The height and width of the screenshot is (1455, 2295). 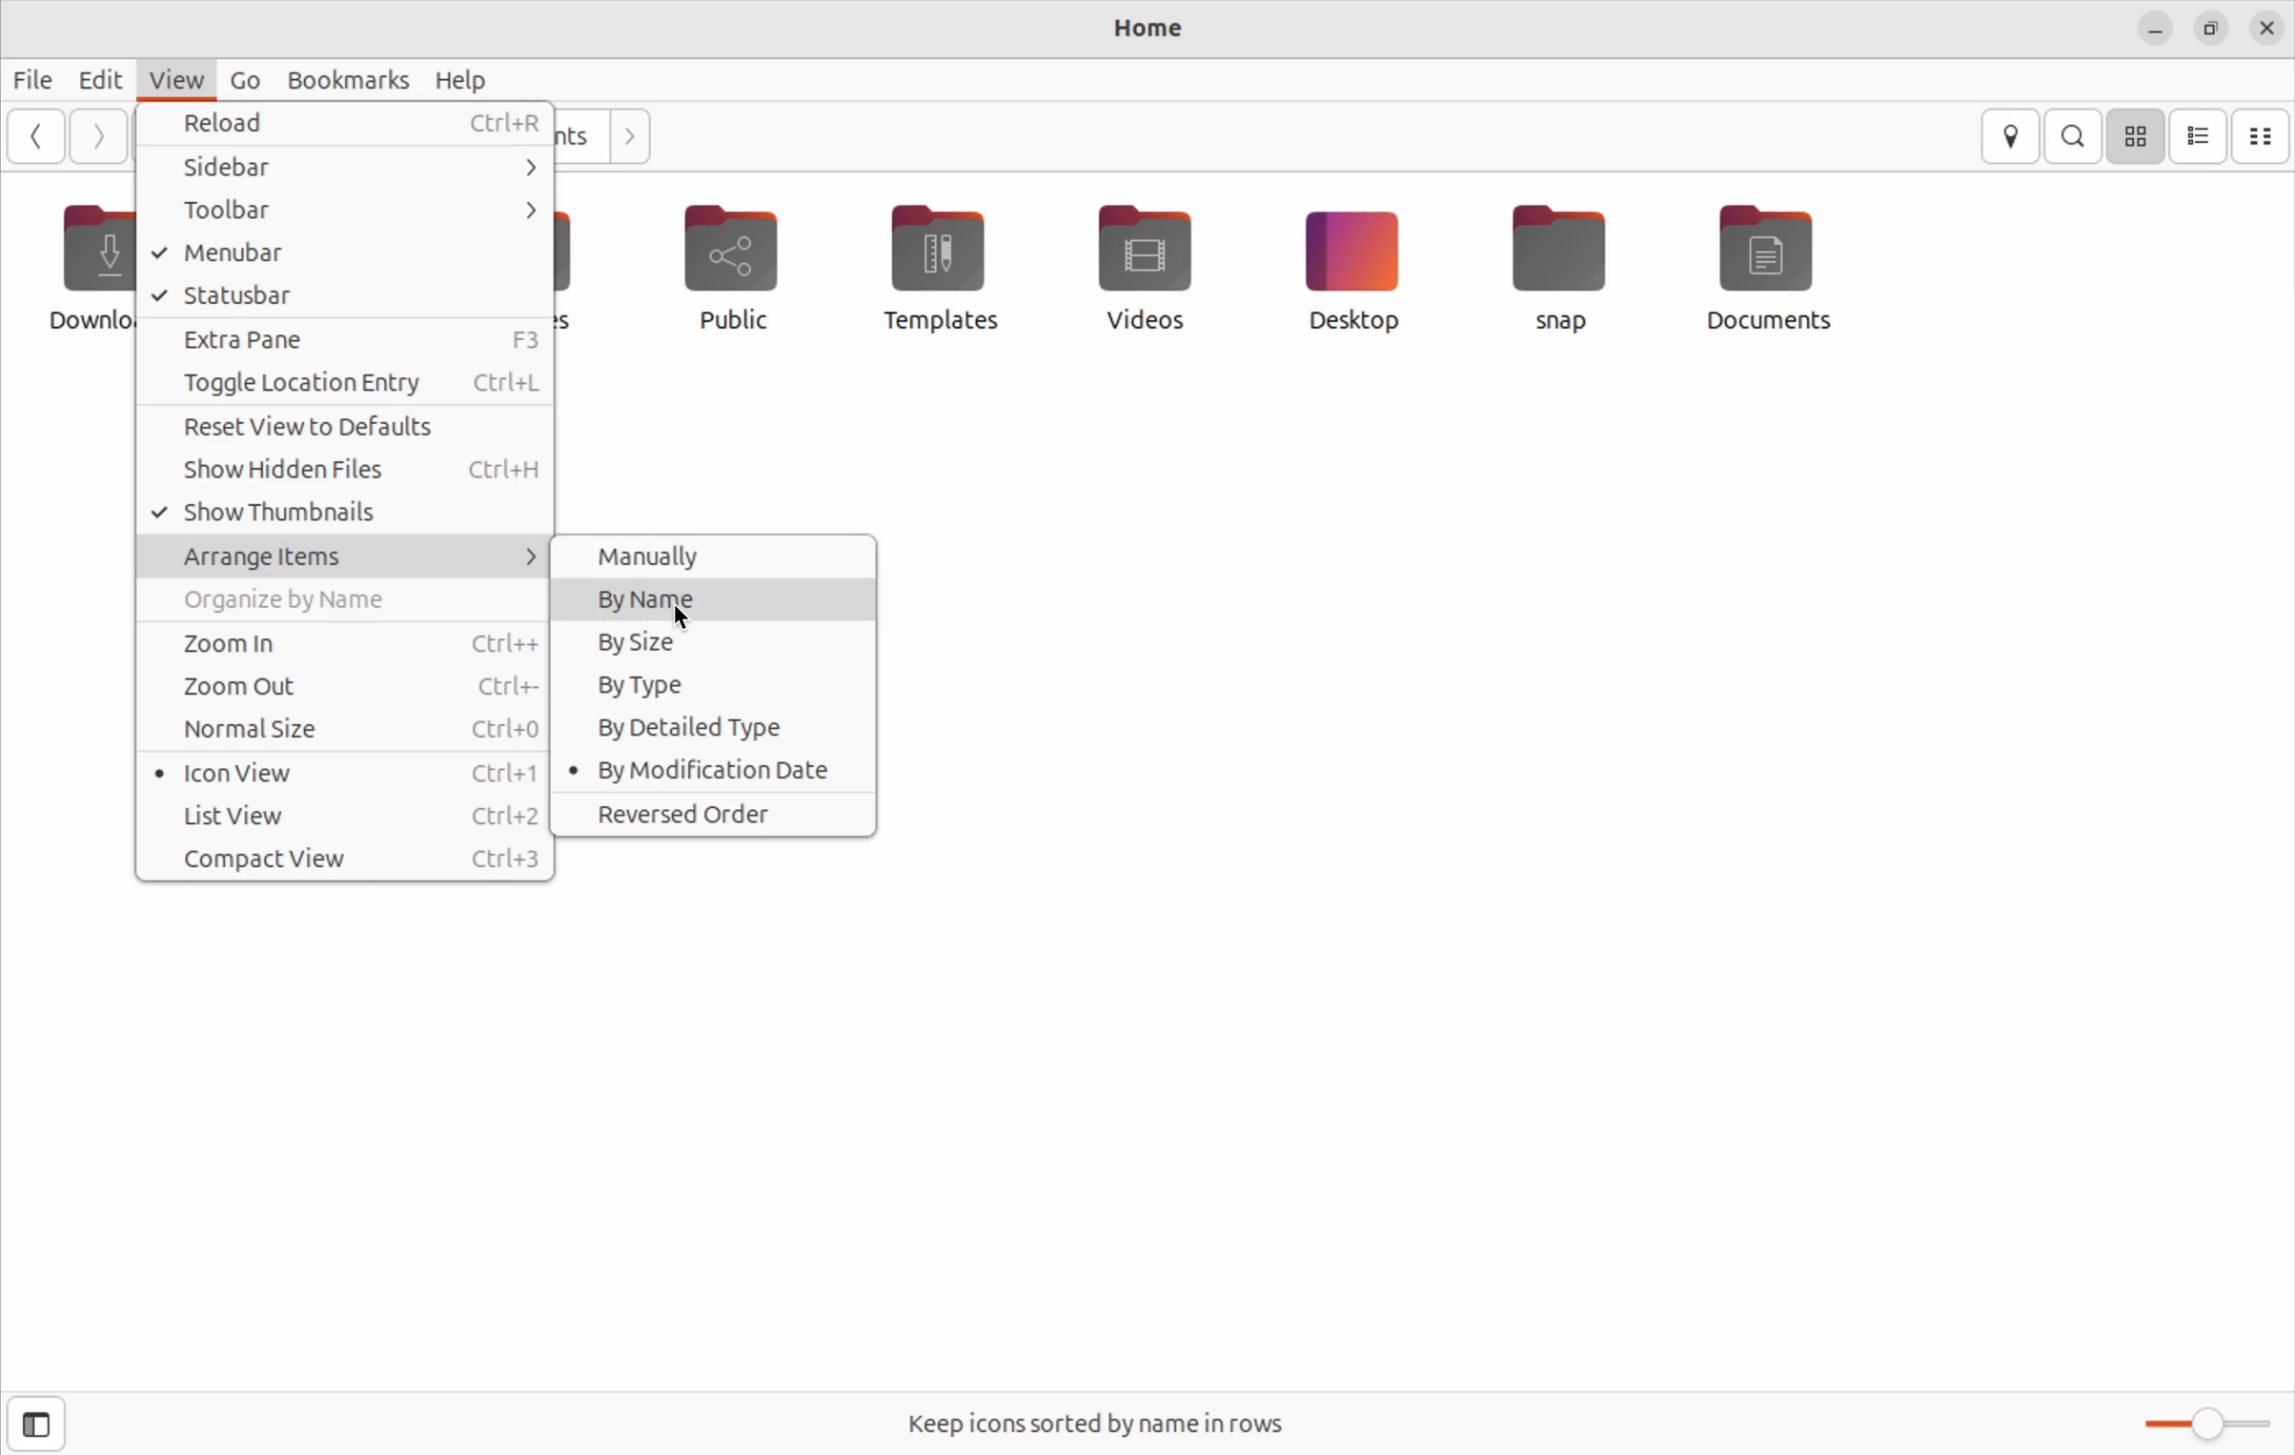 I want to click on side bar, so click(x=368, y=165).